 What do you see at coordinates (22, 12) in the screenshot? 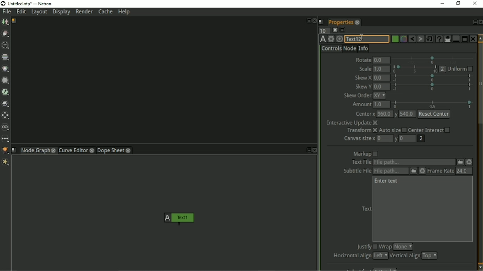
I see `Edit` at bounding box center [22, 12].